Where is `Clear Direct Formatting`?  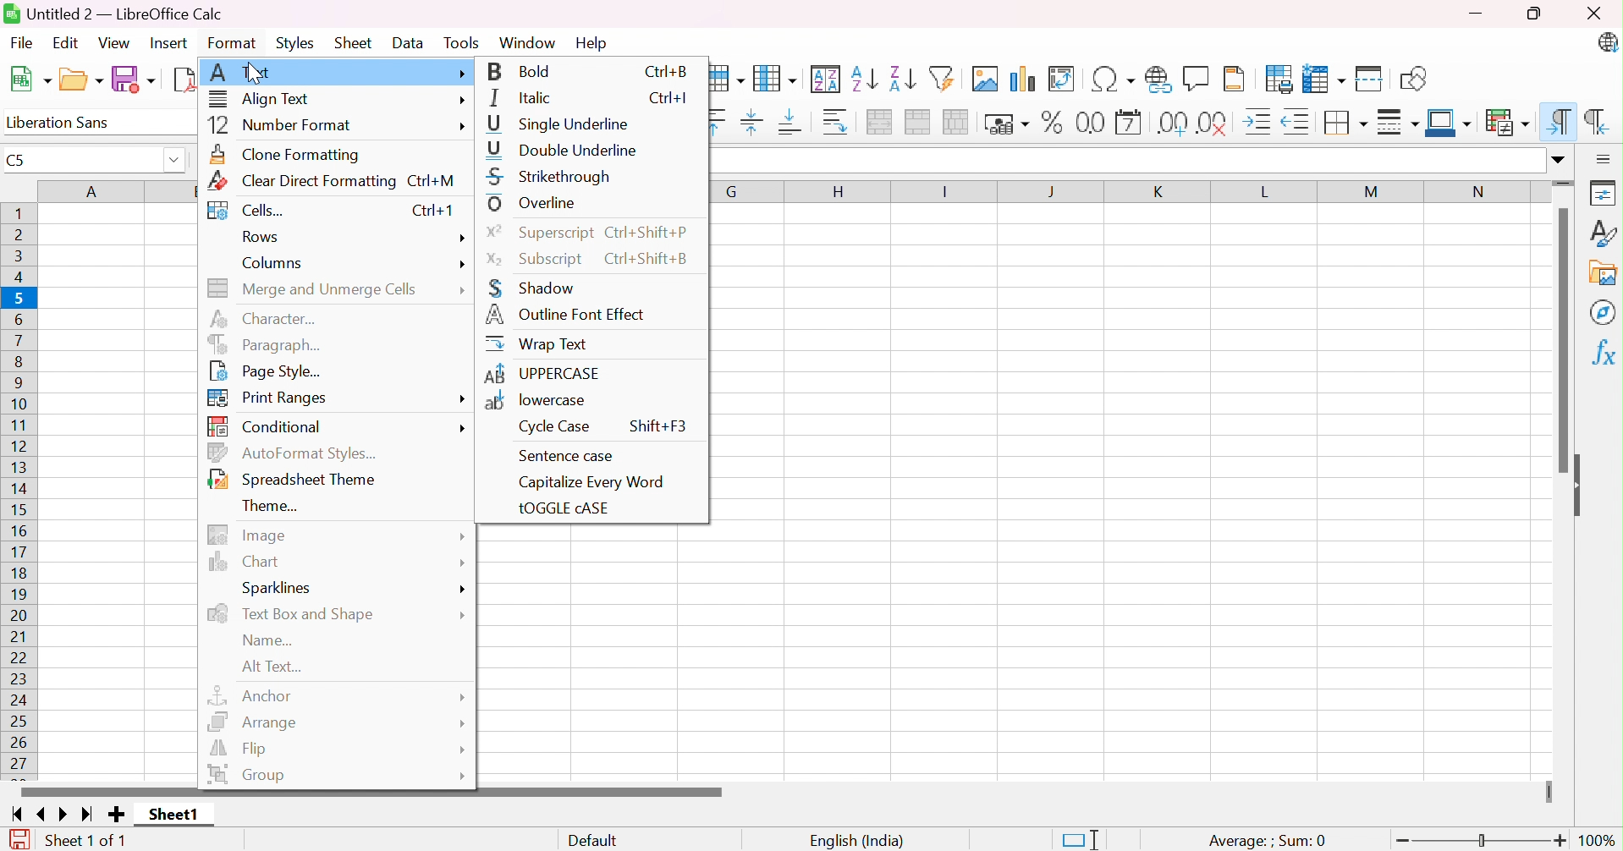
Clear Direct Formatting is located at coordinates (303, 180).